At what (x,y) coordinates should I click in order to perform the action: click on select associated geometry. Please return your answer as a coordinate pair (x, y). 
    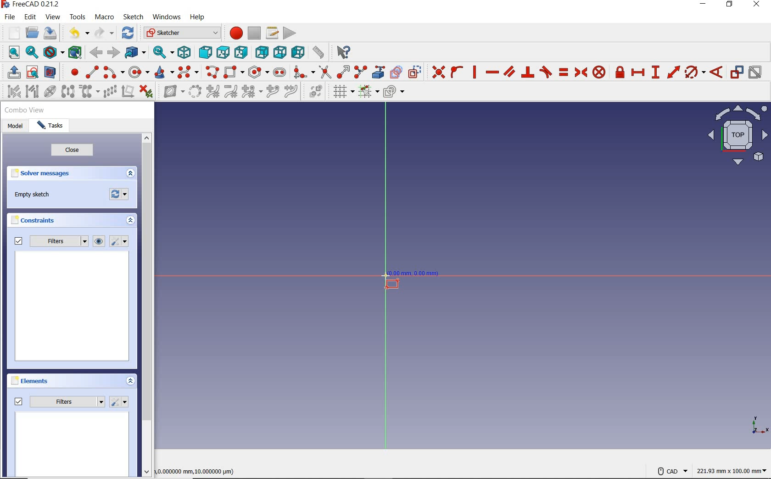
    Looking at the image, I should click on (32, 92).